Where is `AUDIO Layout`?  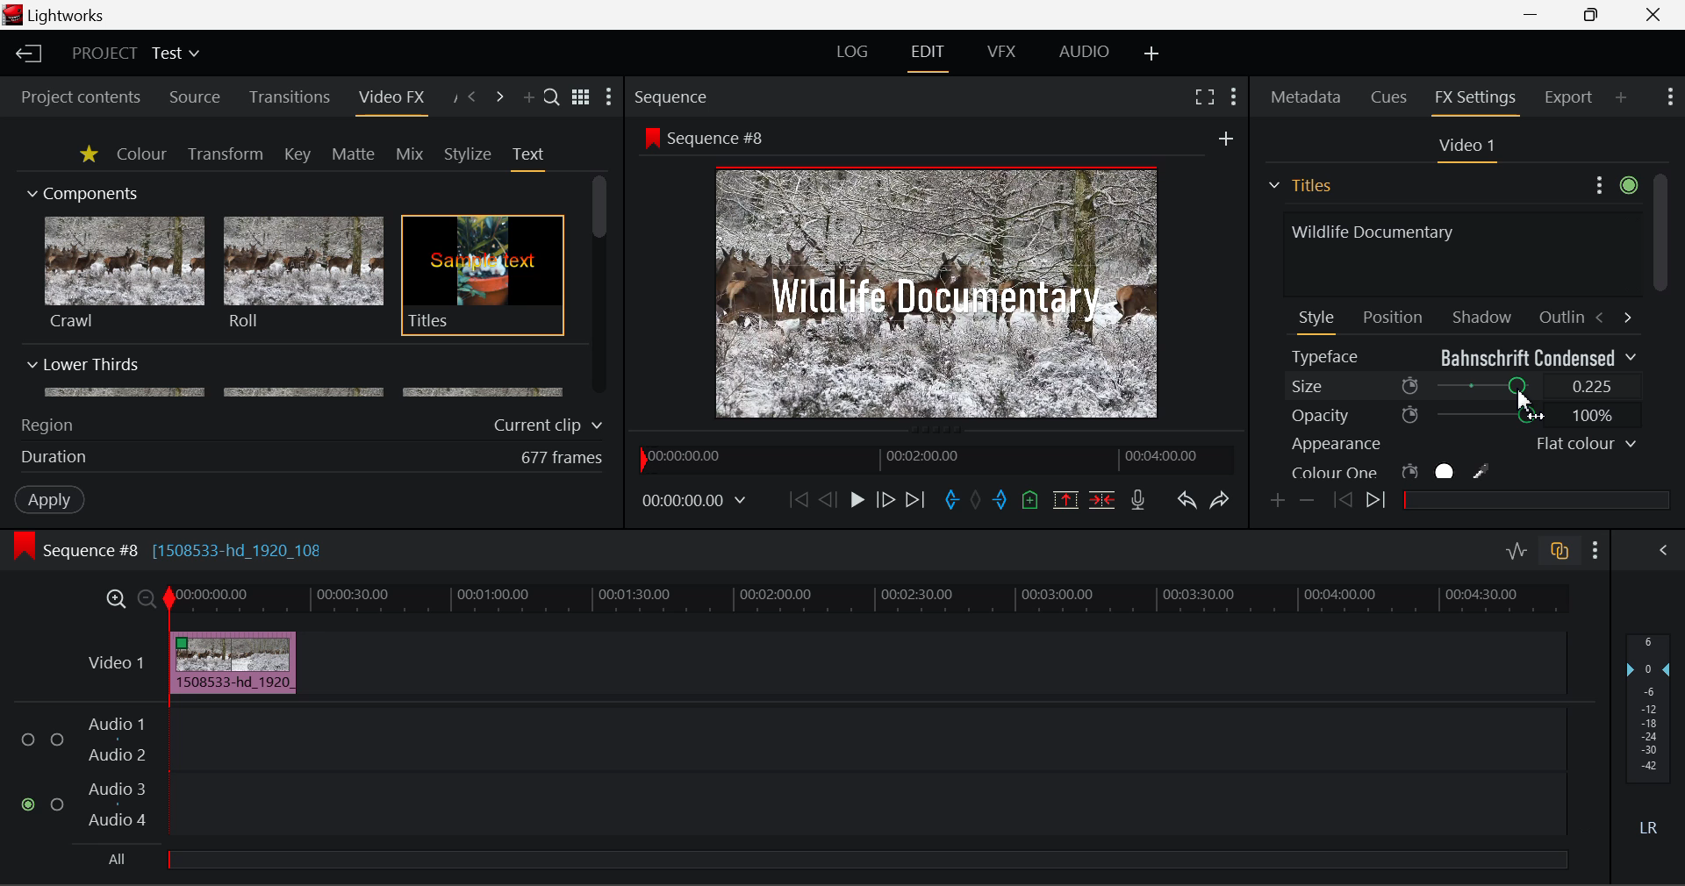 AUDIO Layout is located at coordinates (1083, 54).